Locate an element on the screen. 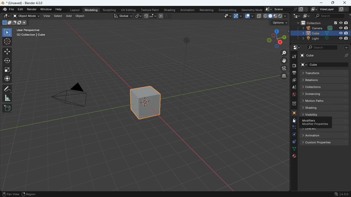   is located at coordinates (346, 38).